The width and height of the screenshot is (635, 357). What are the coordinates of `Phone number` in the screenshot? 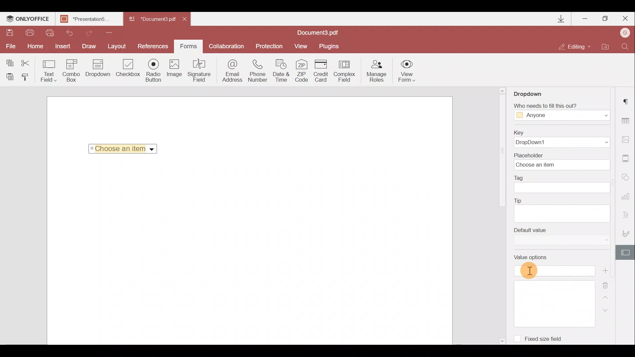 It's located at (259, 71).